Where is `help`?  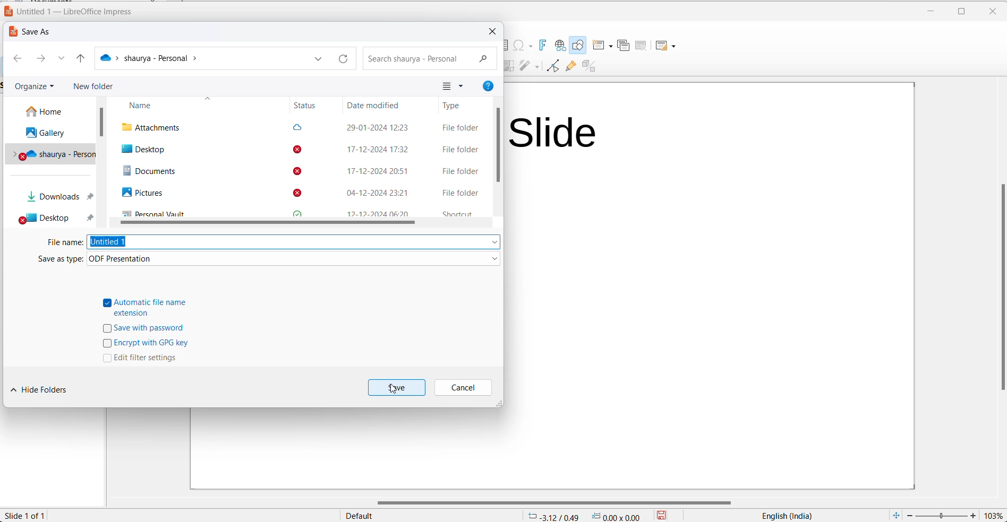
help is located at coordinates (489, 85).